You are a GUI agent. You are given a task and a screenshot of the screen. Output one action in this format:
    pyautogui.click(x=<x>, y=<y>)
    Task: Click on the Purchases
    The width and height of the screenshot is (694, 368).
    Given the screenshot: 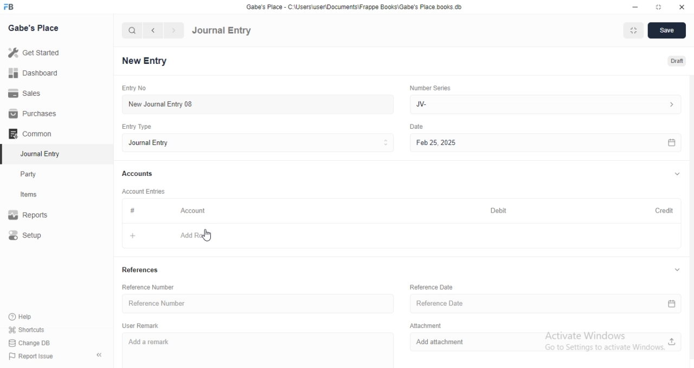 What is the action you would take?
    pyautogui.click(x=31, y=114)
    